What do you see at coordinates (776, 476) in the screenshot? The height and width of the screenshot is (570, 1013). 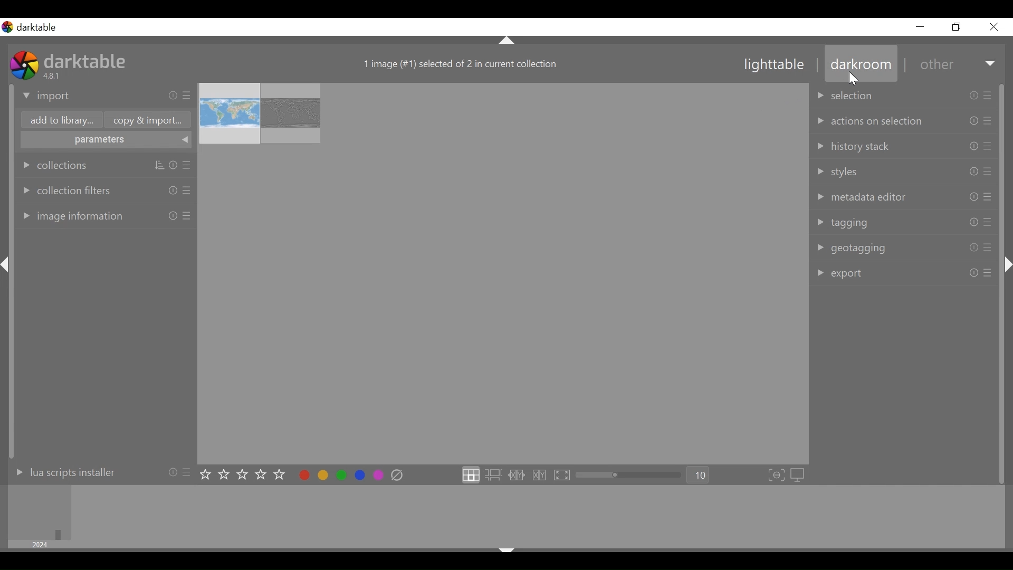 I see `Toggle focus-peaking mode` at bounding box center [776, 476].